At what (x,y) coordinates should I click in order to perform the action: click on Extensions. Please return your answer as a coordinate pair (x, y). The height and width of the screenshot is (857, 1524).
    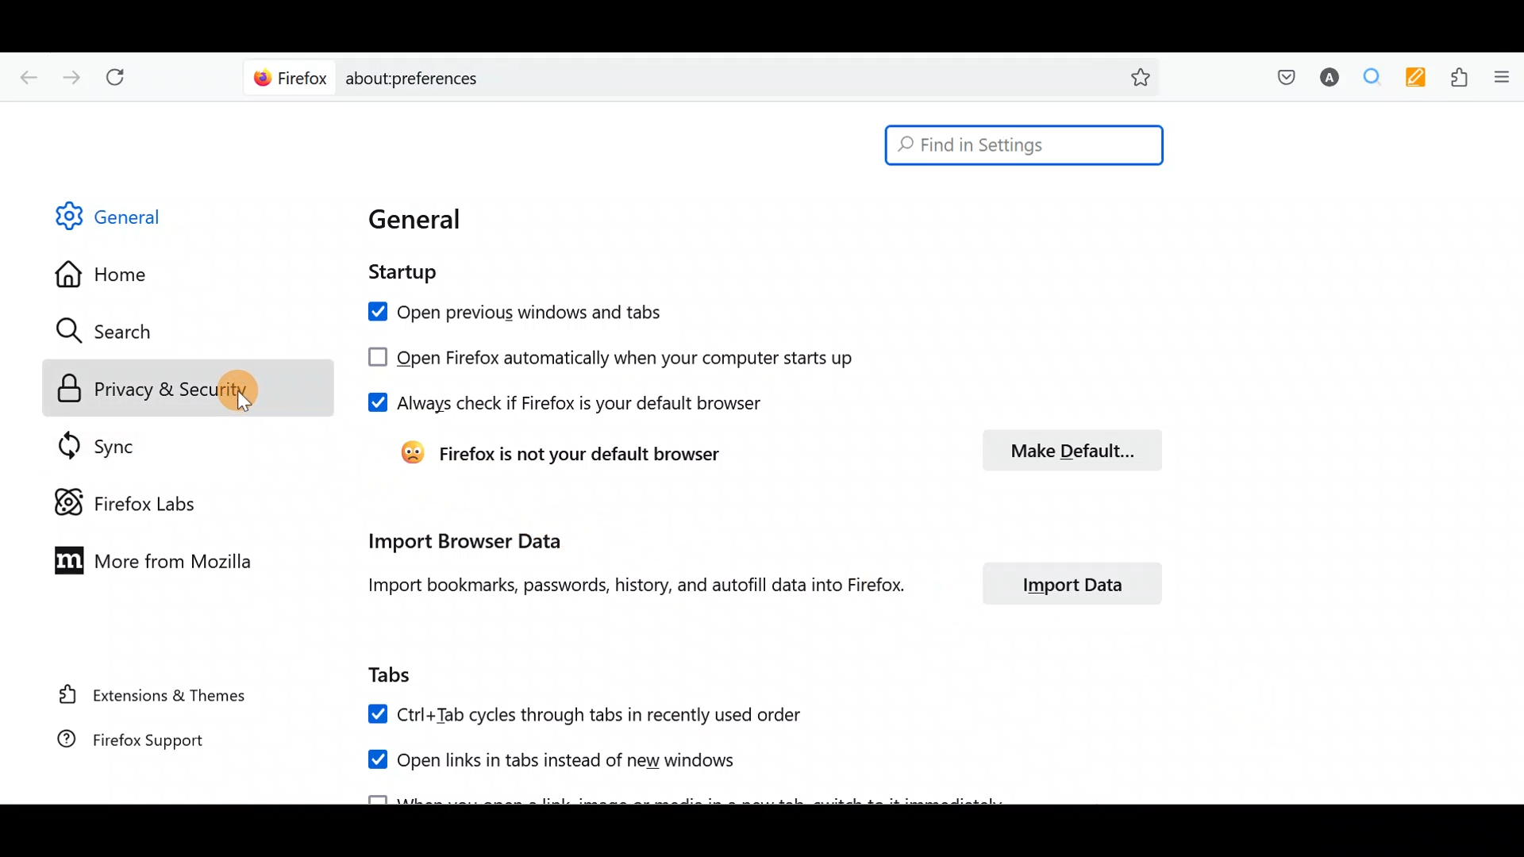
    Looking at the image, I should click on (1455, 78).